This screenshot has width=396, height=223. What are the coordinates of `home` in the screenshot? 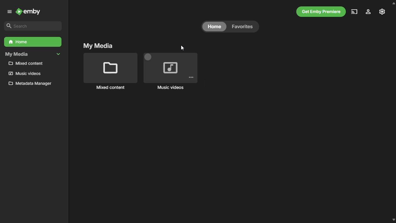 It's located at (214, 26).